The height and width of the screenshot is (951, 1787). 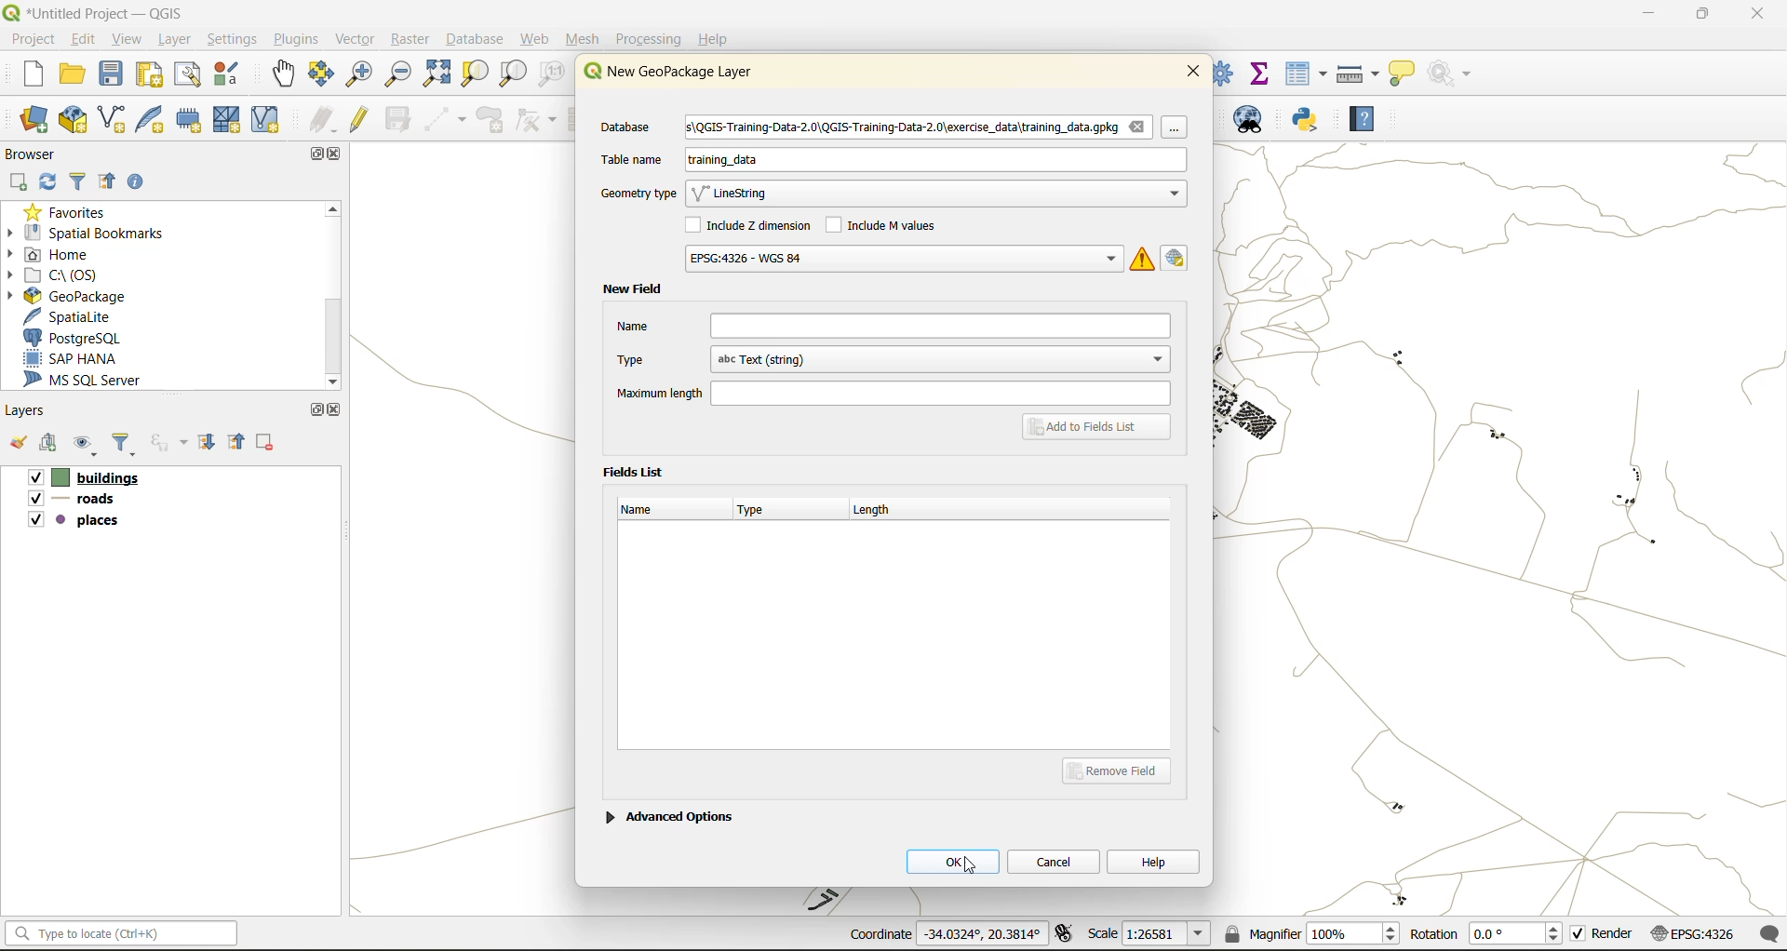 What do you see at coordinates (49, 183) in the screenshot?
I see `refresh` at bounding box center [49, 183].